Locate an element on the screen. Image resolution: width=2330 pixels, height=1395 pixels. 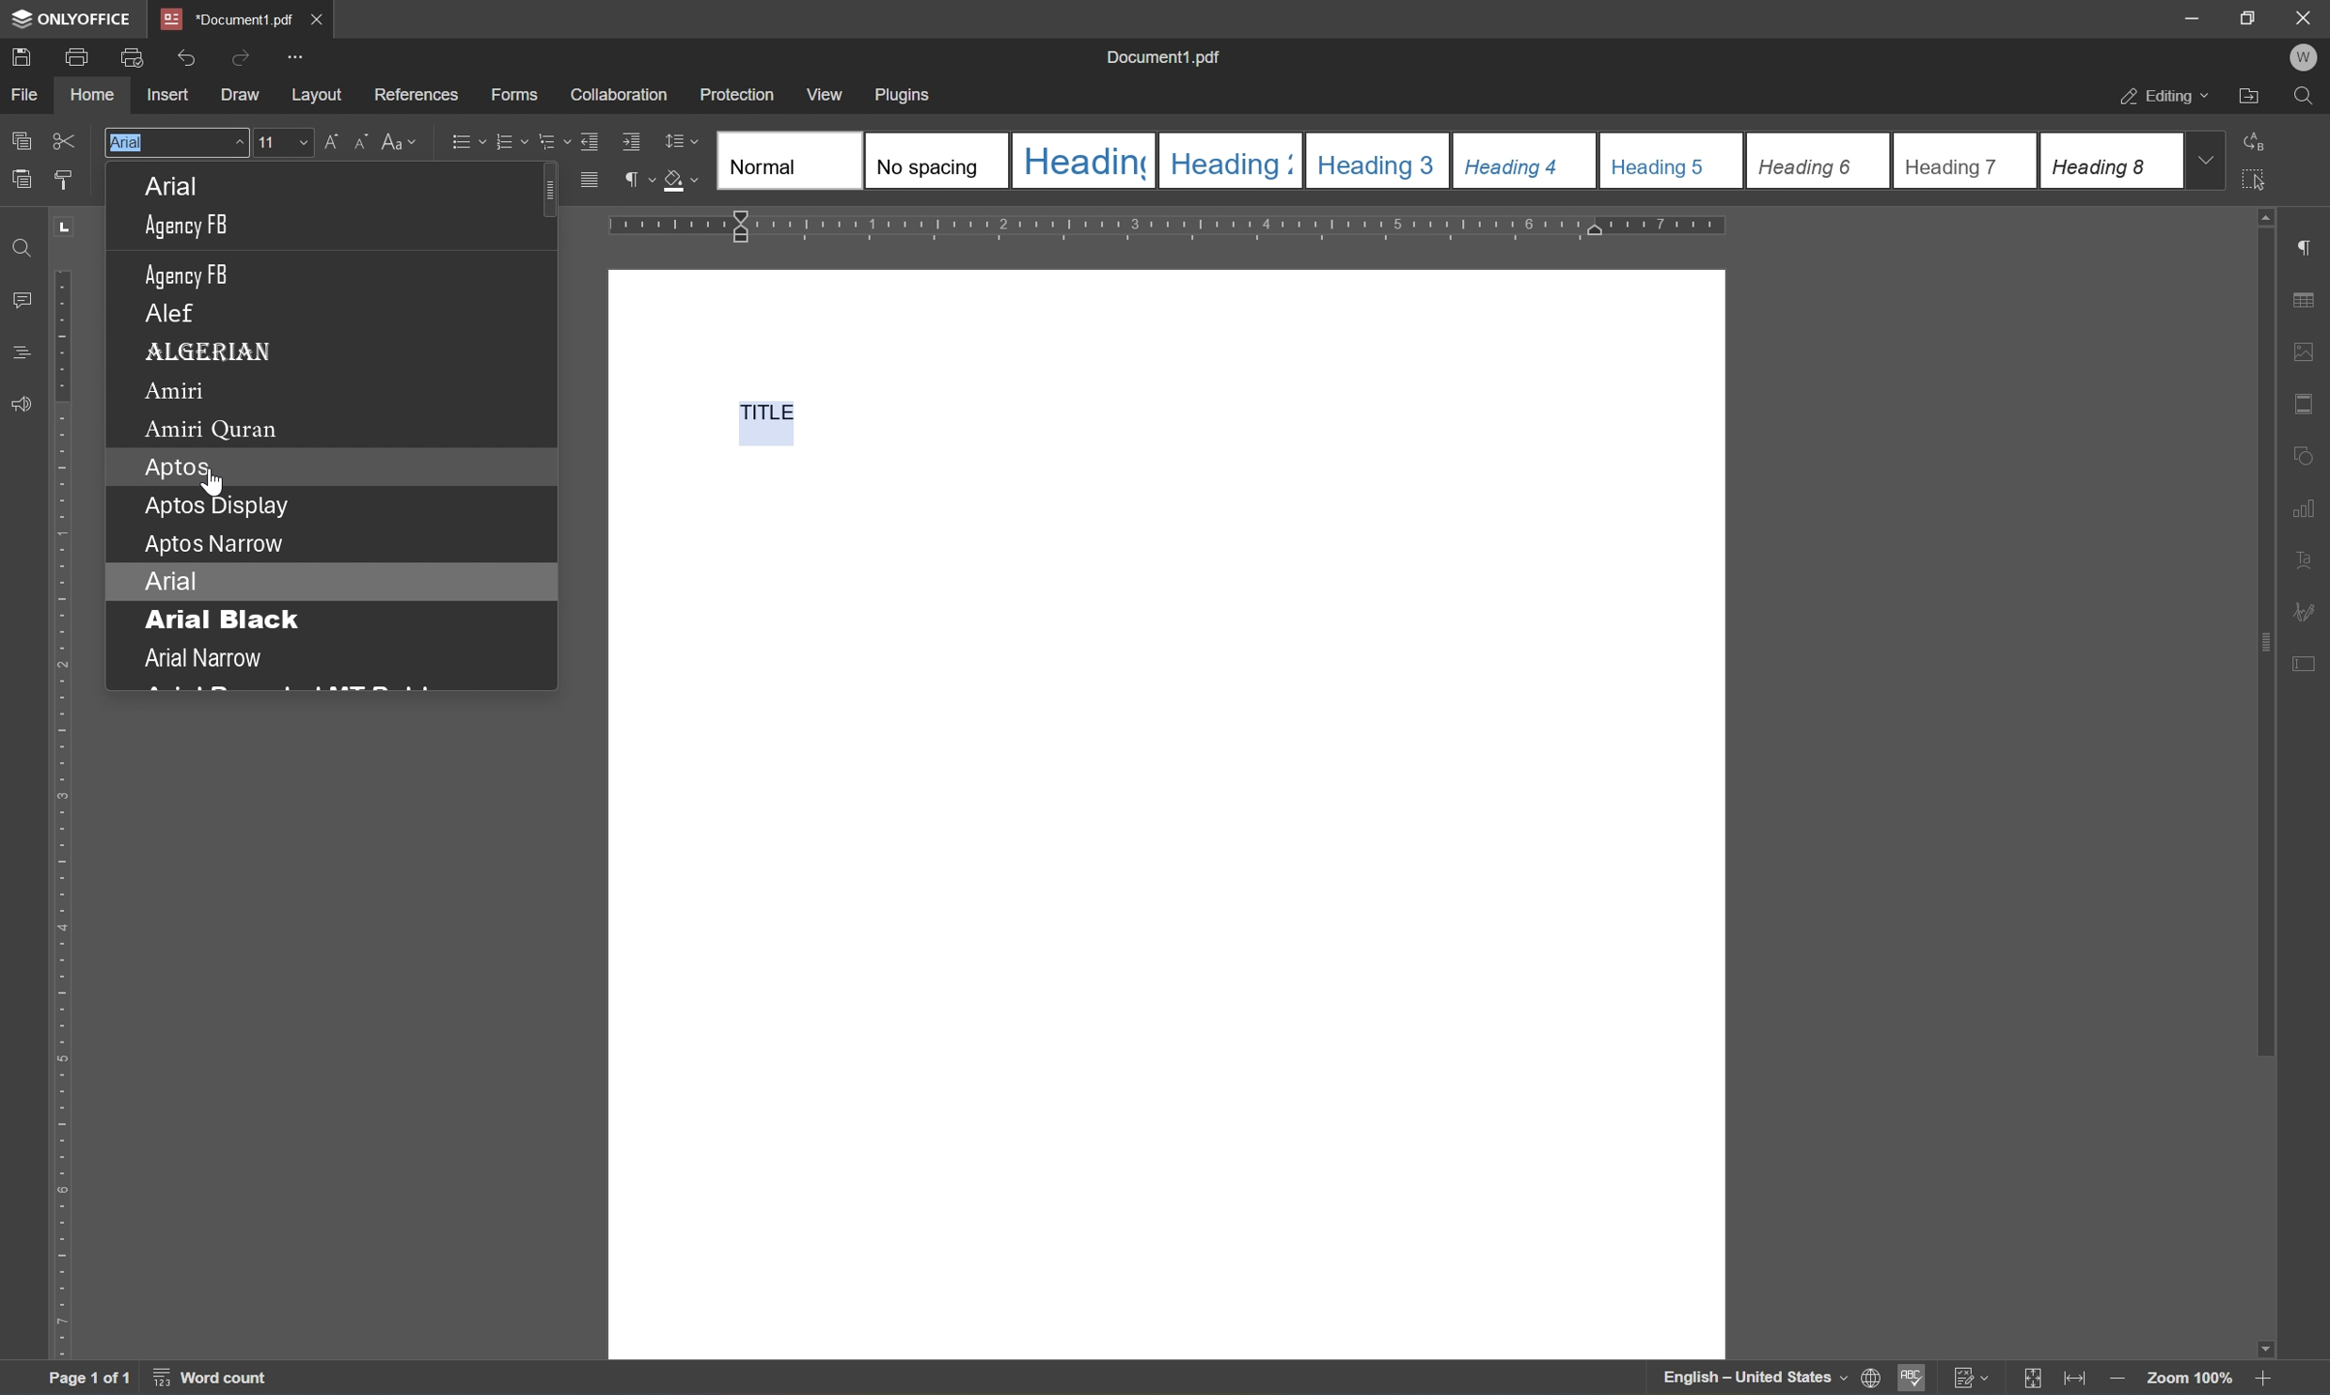
restore down is located at coordinates (2250, 19).